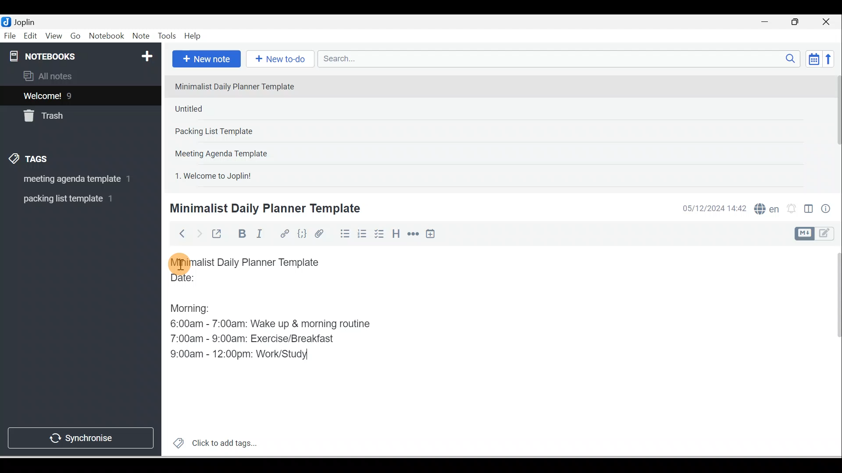 Image resolution: width=842 pixels, height=473 pixels. I want to click on Heading, so click(396, 233).